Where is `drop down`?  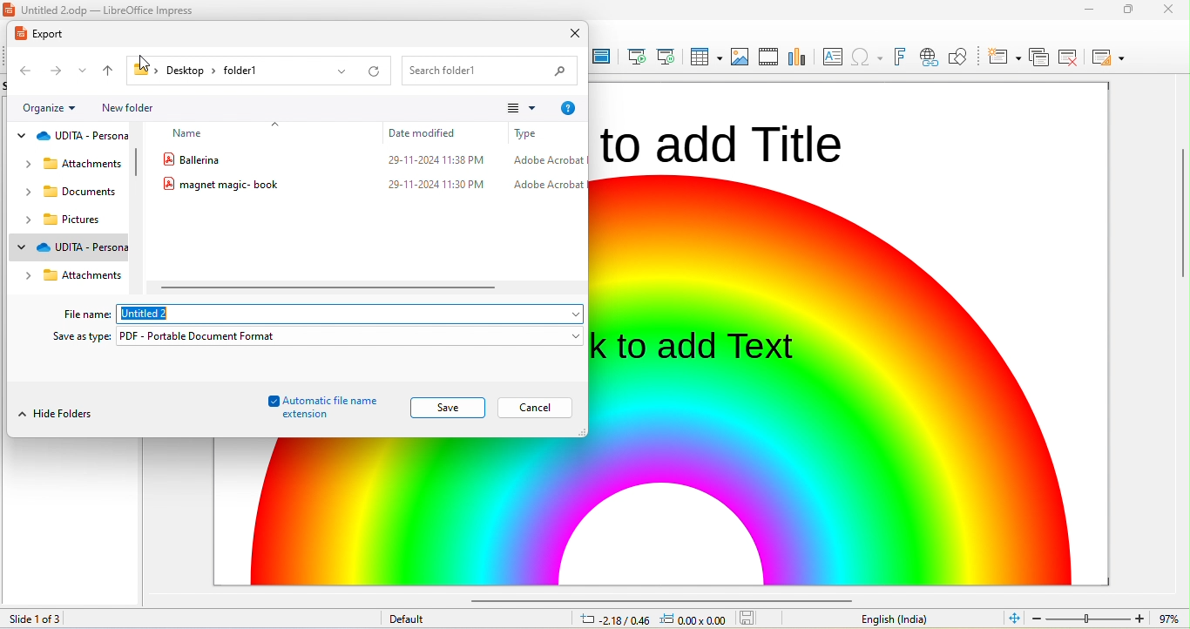
drop down is located at coordinates (78, 107).